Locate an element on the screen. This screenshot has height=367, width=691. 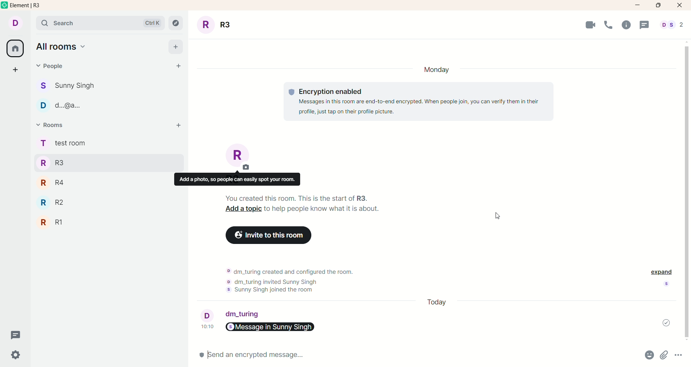
search is located at coordinates (100, 24).